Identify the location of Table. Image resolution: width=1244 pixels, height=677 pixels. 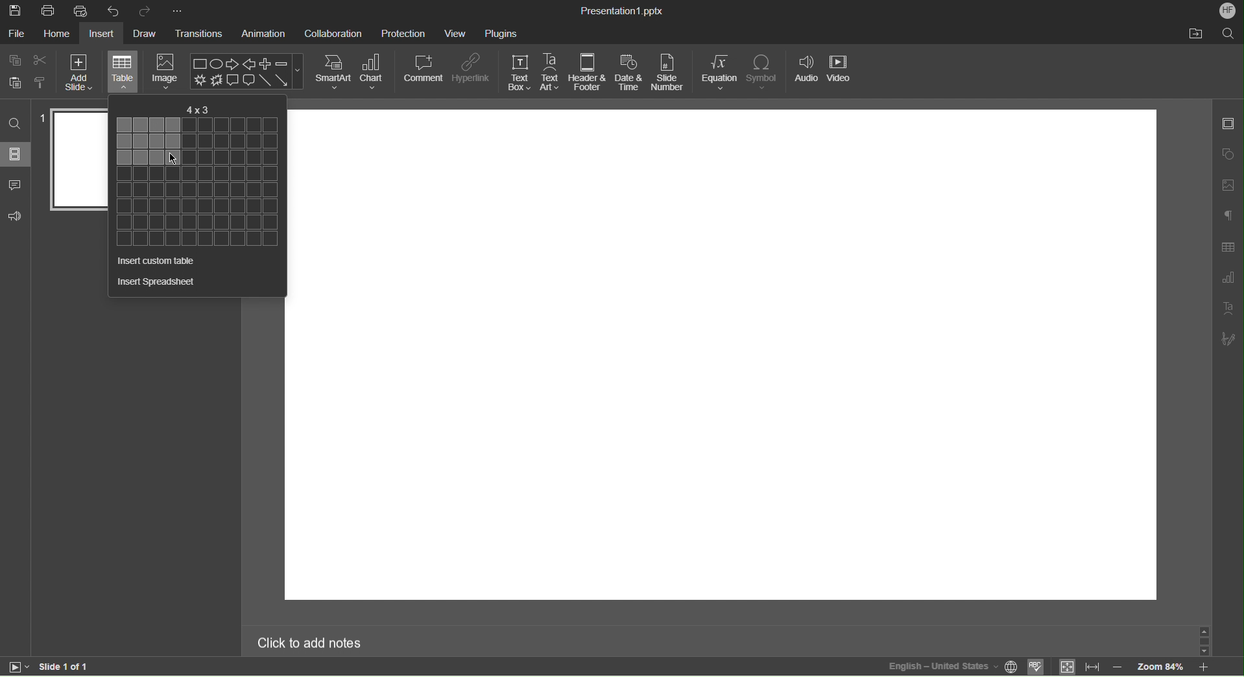
(123, 71).